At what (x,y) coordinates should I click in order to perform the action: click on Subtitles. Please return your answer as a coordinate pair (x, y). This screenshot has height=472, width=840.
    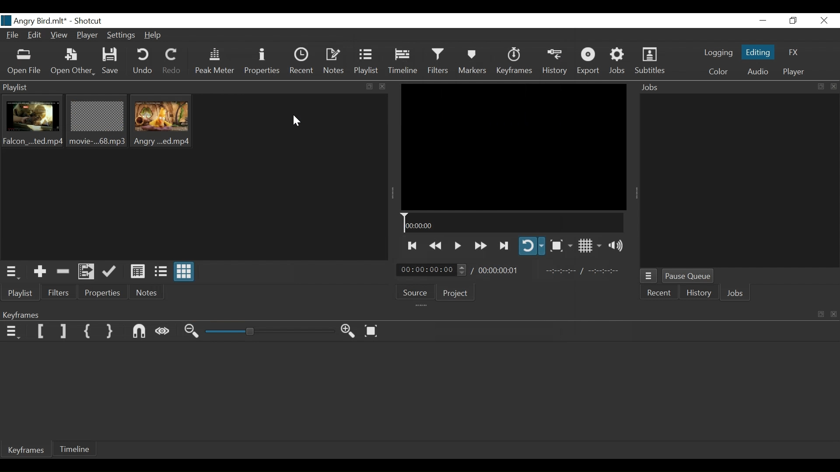
    Looking at the image, I should click on (653, 61).